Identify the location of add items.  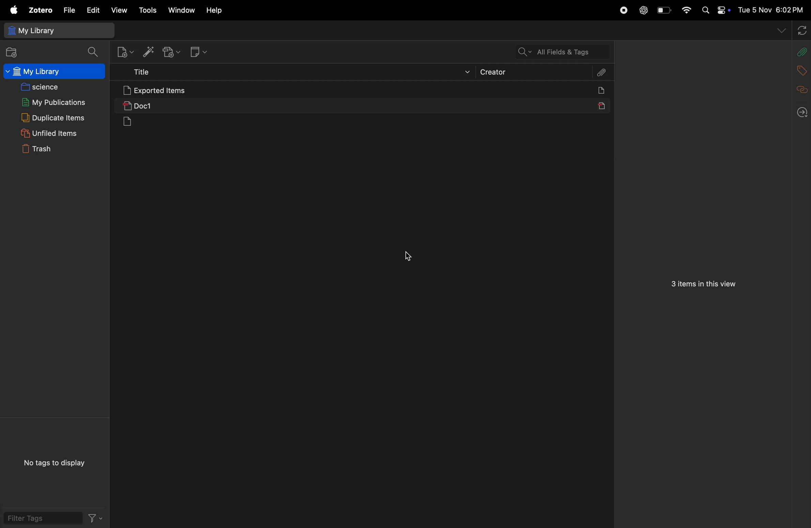
(149, 51).